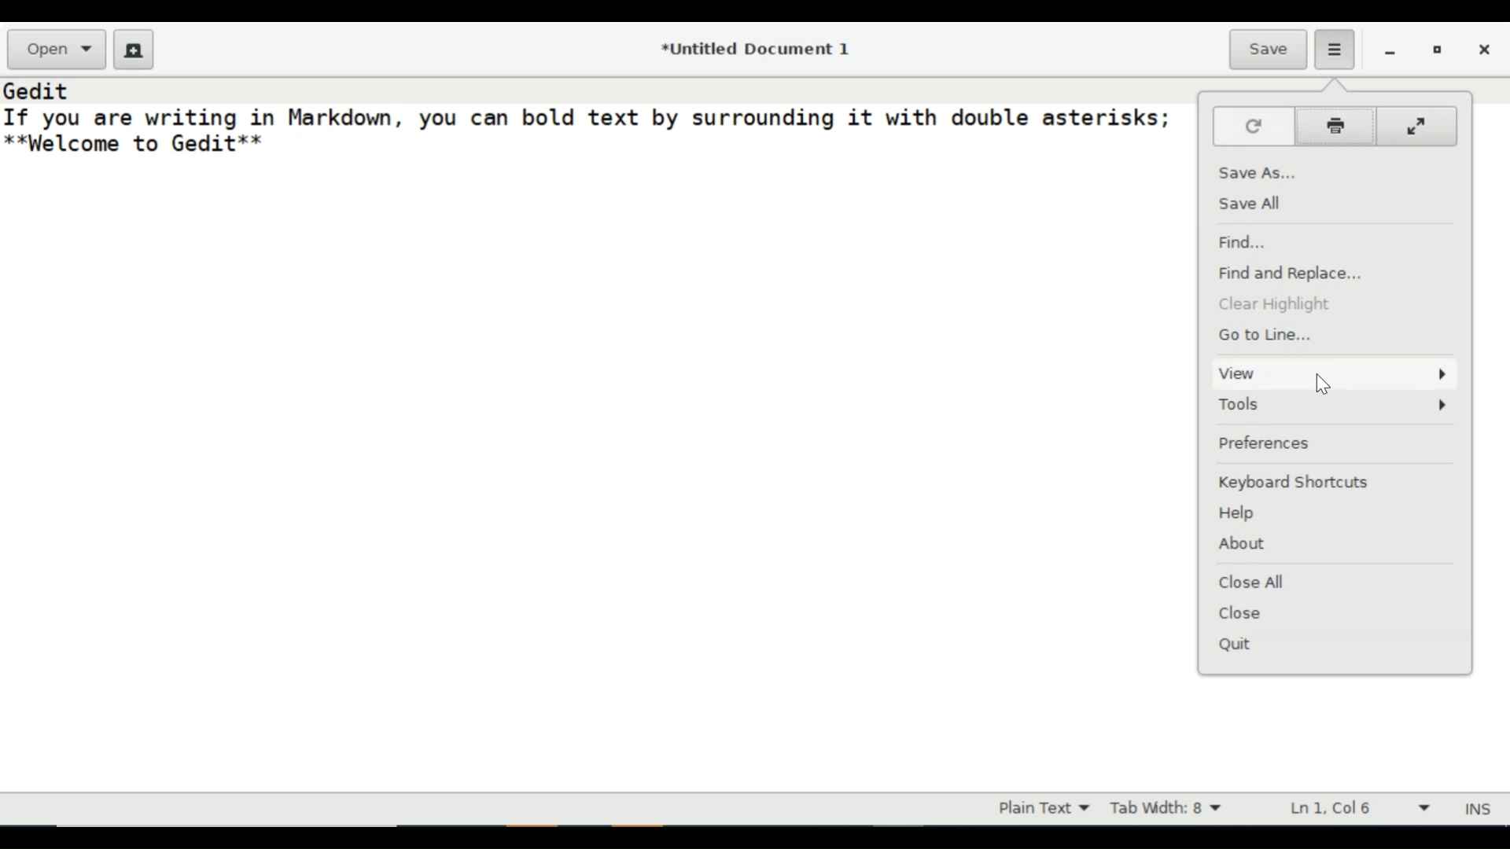  I want to click on Reload, so click(1254, 125).